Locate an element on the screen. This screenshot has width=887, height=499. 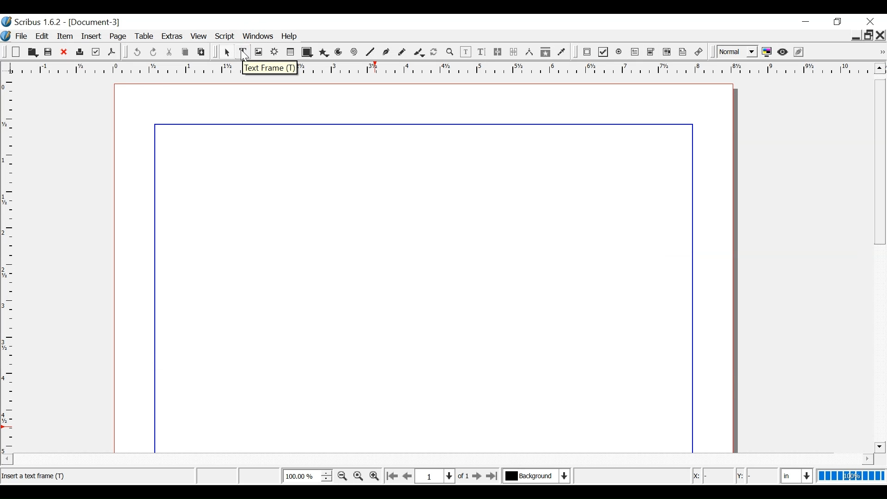
PDF Checkbox is located at coordinates (603, 52).